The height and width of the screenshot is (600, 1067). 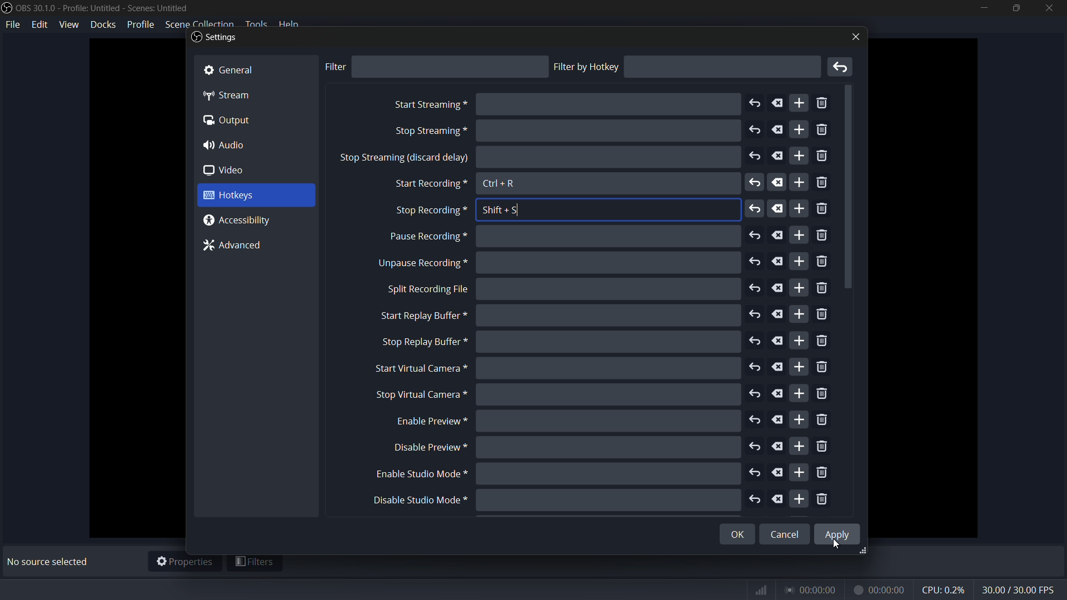 What do you see at coordinates (229, 122) in the screenshot?
I see `(a Output` at bounding box center [229, 122].